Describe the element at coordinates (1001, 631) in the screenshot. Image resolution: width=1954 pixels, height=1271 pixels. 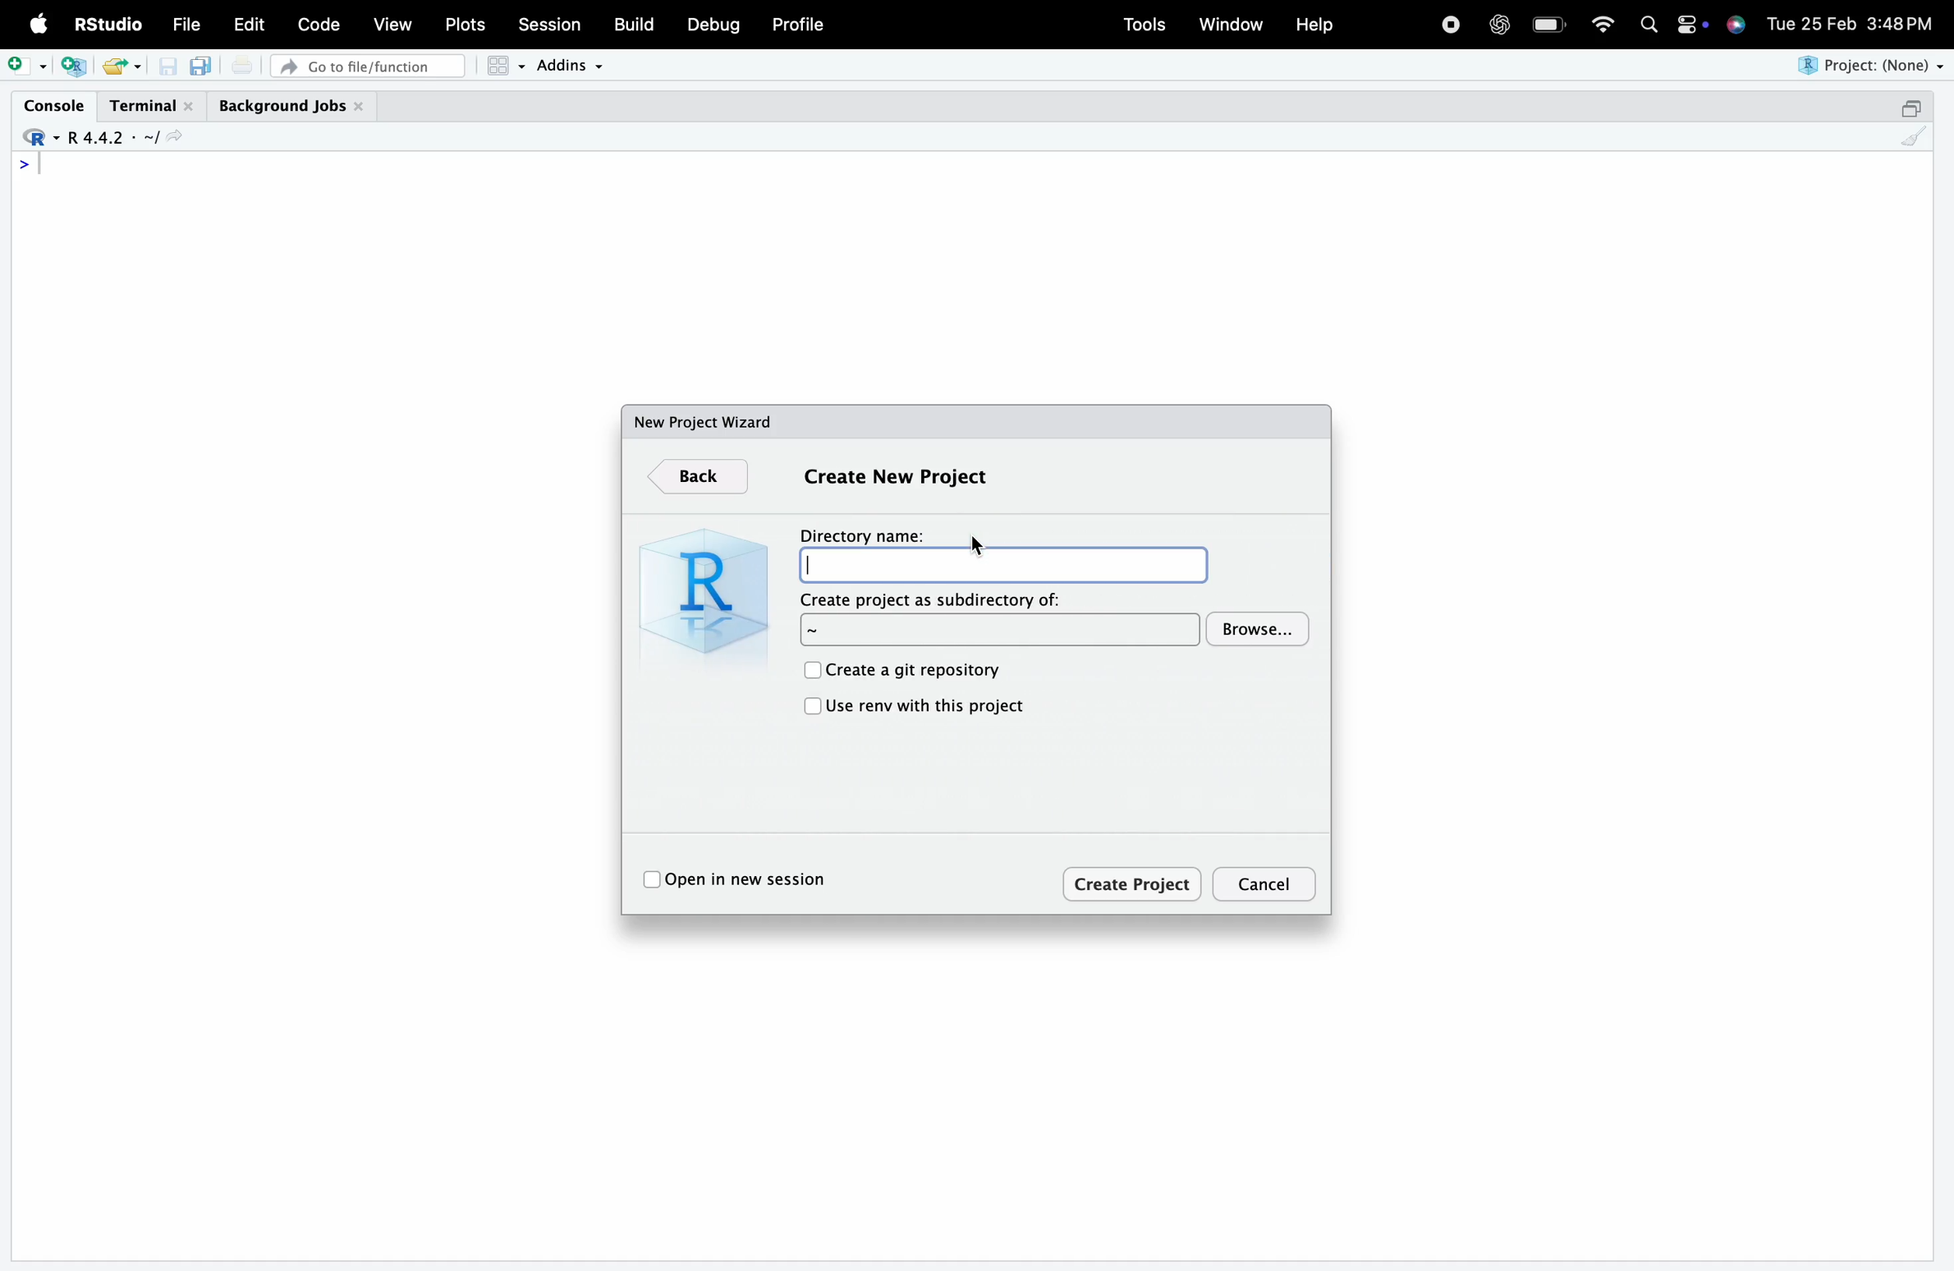
I see `Create project as subdirectory of:` at that location.